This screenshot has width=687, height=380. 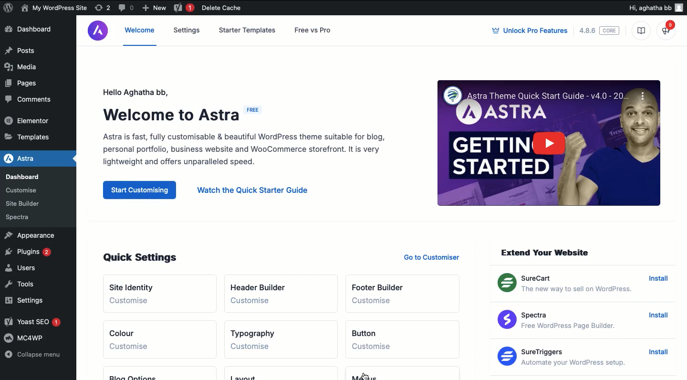 What do you see at coordinates (642, 32) in the screenshot?
I see `Knowledge base` at bounding box center [642, 32].